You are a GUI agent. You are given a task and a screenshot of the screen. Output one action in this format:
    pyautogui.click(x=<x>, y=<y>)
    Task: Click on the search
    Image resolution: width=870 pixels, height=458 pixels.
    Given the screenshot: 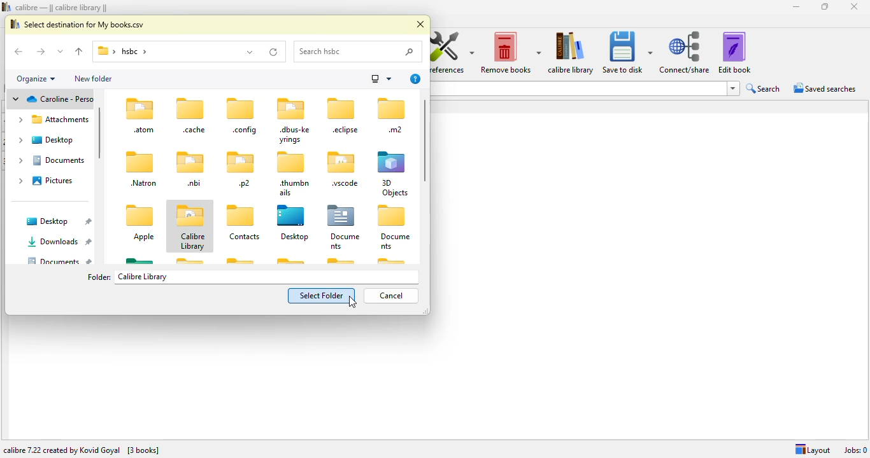 What is the action you would take?
    pyautogui.click(x=359, y=52)
    